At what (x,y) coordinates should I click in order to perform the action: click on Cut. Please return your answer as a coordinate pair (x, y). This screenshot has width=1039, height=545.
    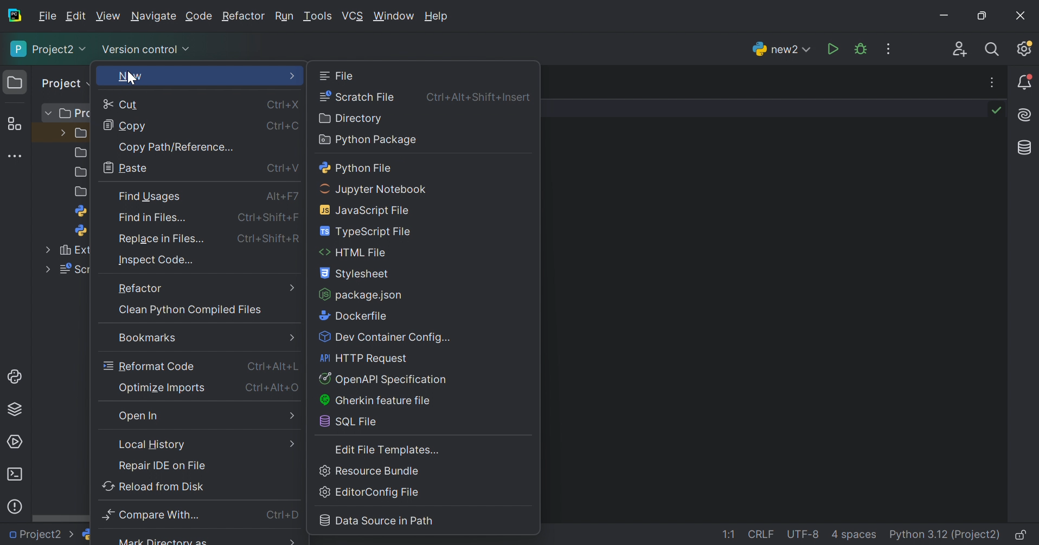
    Looking at the image, I should click on (123, 105).